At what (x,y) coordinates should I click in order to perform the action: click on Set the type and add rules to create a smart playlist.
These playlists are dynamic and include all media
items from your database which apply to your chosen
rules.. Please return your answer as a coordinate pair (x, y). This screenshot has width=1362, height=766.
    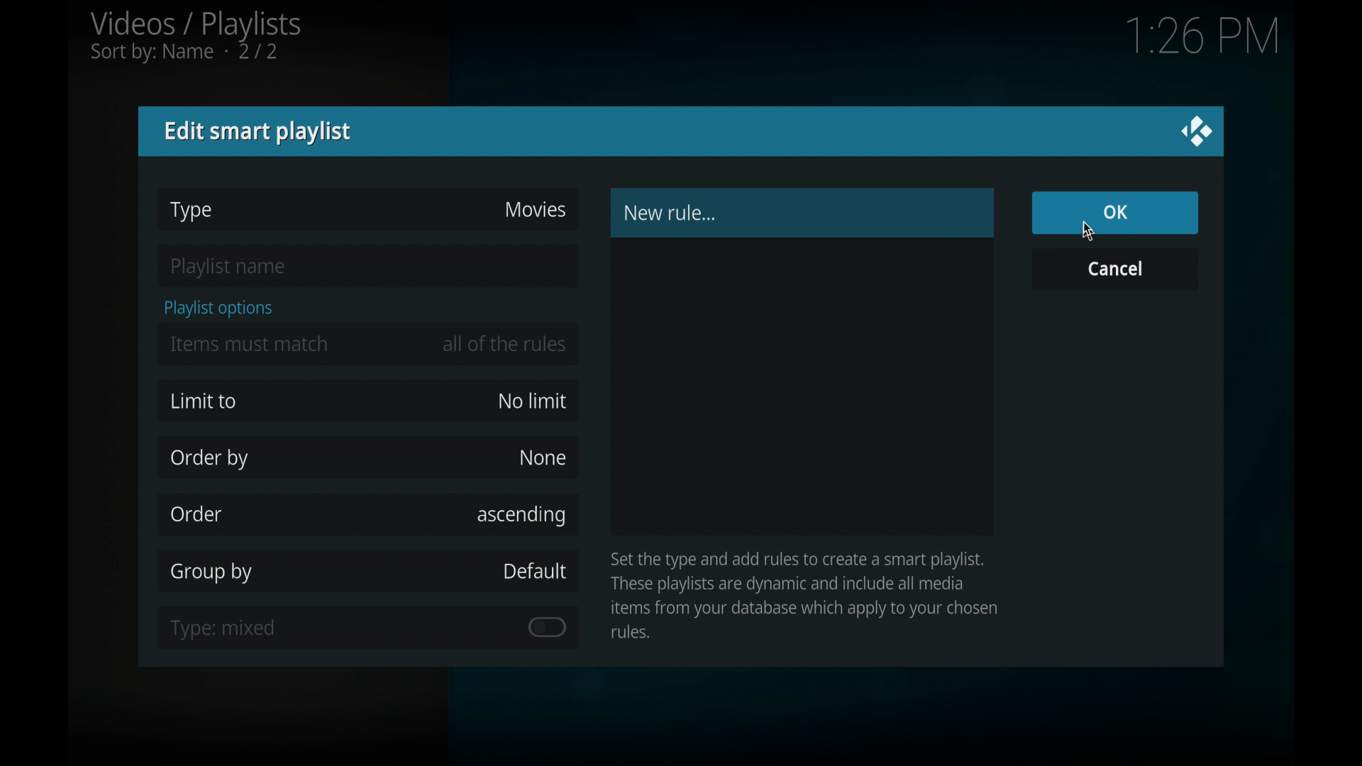
    Looking at the image, I should click on (809, 593).